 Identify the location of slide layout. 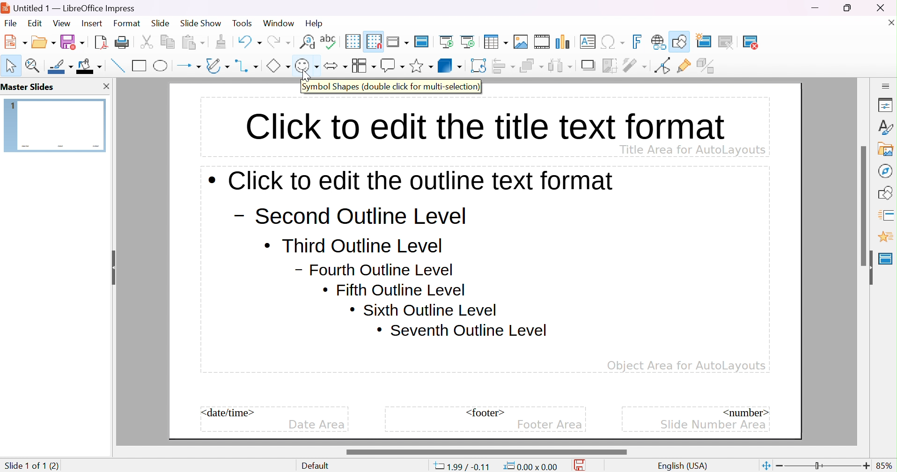
(783, 42).